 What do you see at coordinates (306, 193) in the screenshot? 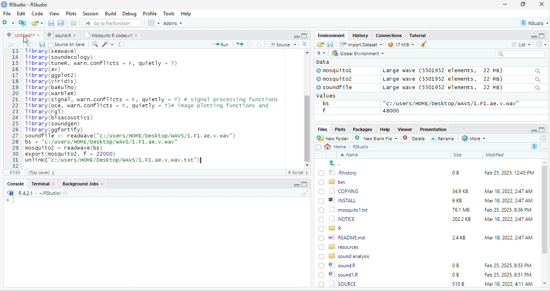
I see `brush` at bounding box center [306, 193].